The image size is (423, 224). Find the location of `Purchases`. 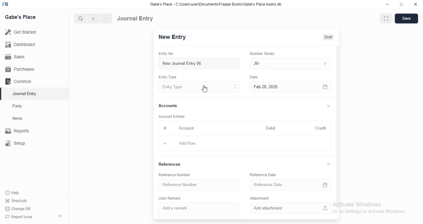

Purchases is located at coordinates (21, 69).